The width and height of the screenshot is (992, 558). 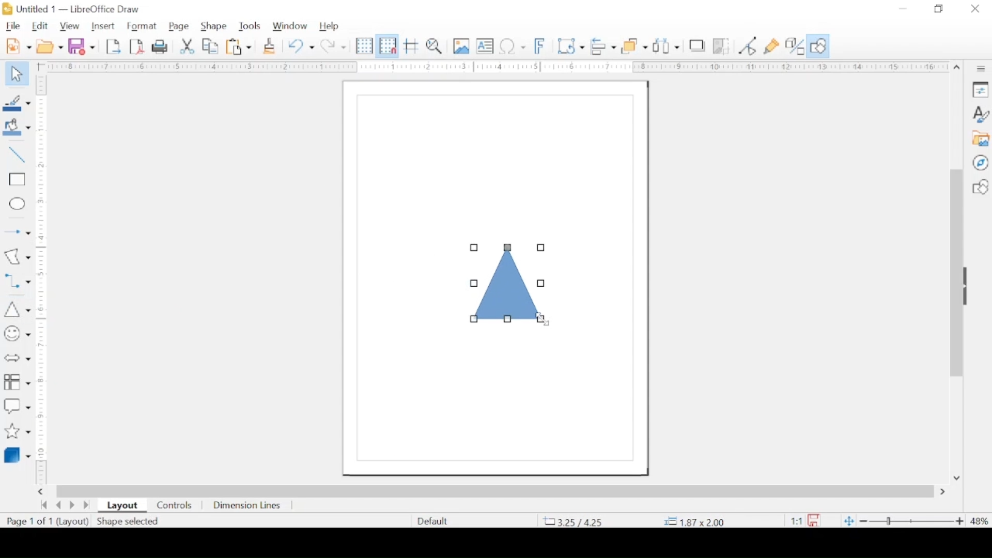 What do you see at coordinates (540, 319) in the screenshot?
I see `resize handle` at bounding box center [540, 319].